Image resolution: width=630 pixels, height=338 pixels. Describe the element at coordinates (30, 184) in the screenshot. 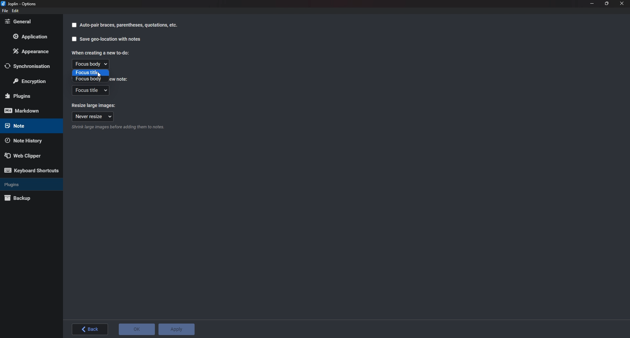

I see `Plugins` at that location.